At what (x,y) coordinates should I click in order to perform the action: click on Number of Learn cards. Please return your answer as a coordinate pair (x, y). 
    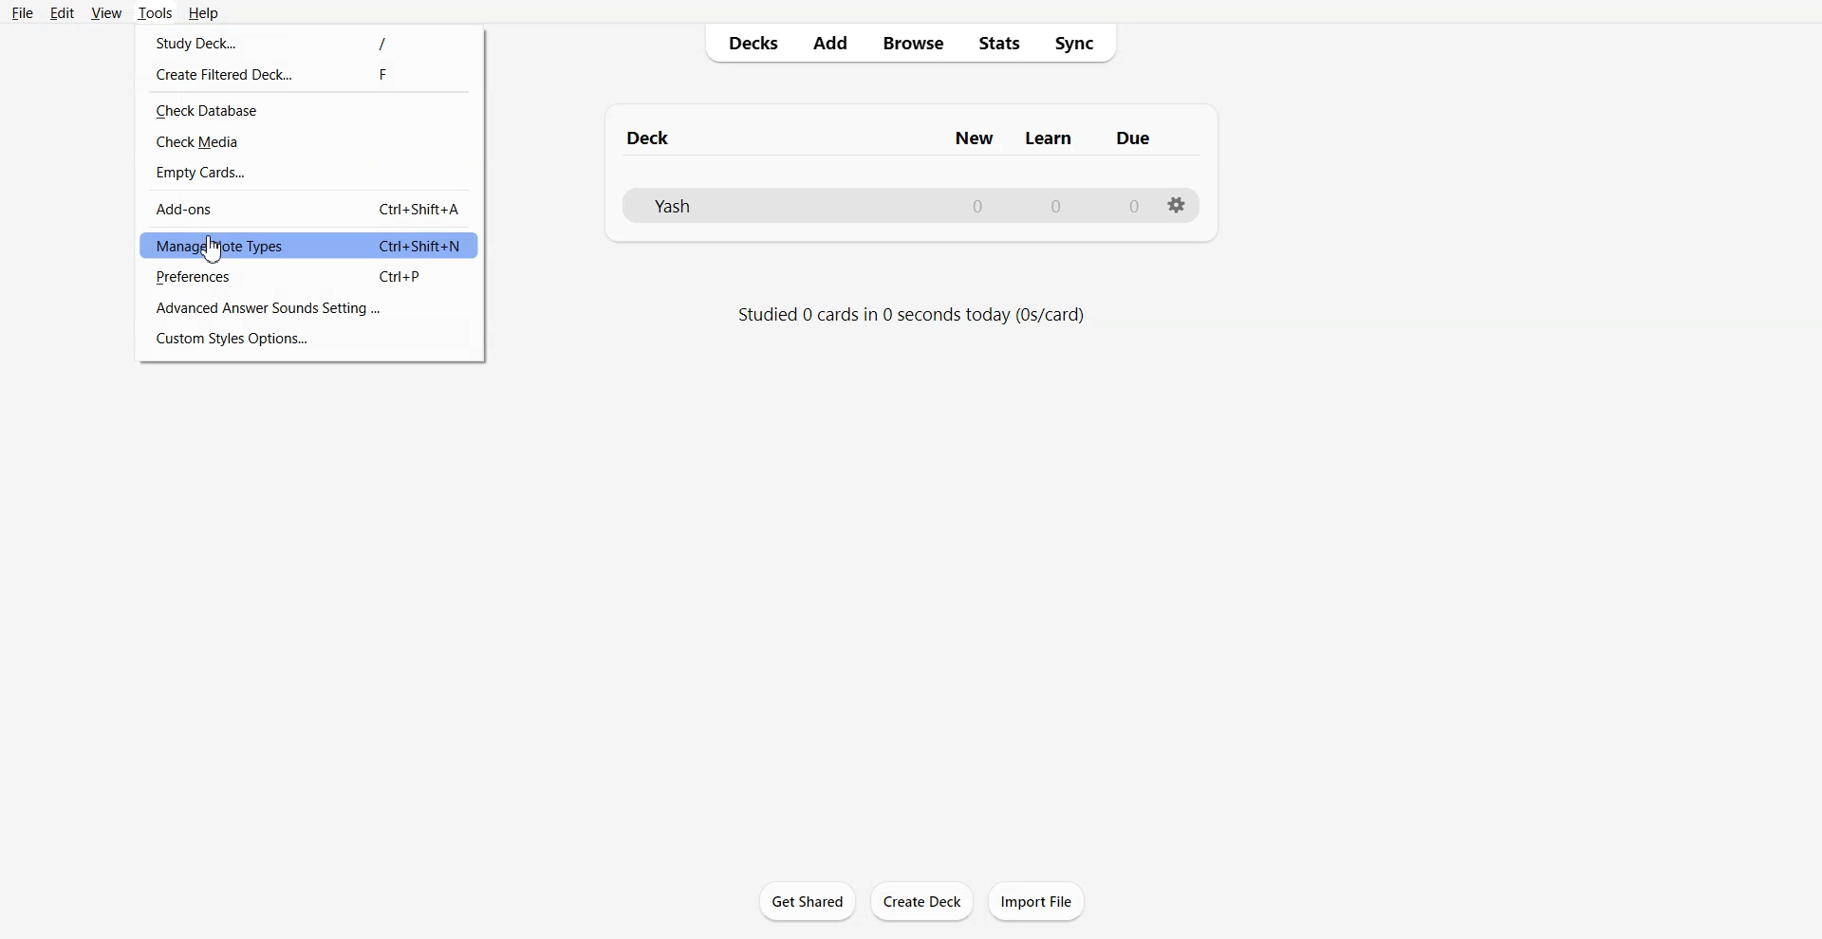
    Looking at the image, I should click on (1056, 205).